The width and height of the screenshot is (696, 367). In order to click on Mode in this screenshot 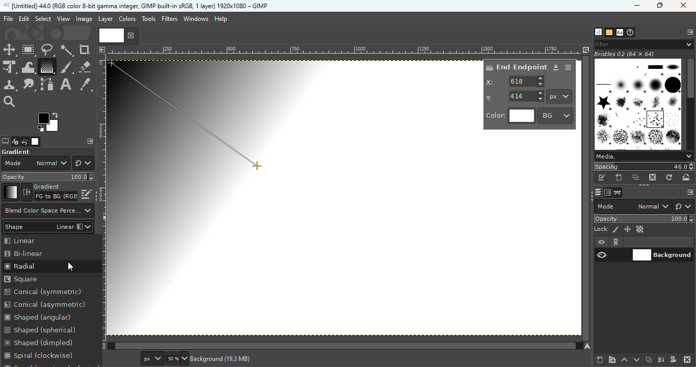, I will do `click(633, 206)`.